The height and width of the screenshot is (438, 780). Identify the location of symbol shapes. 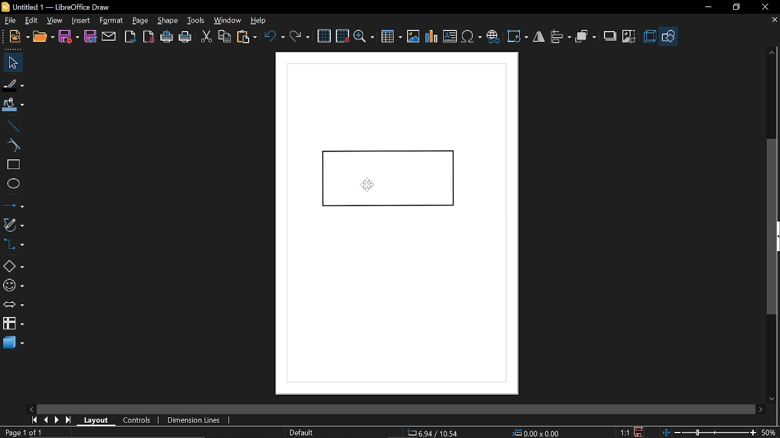
(13, 287).